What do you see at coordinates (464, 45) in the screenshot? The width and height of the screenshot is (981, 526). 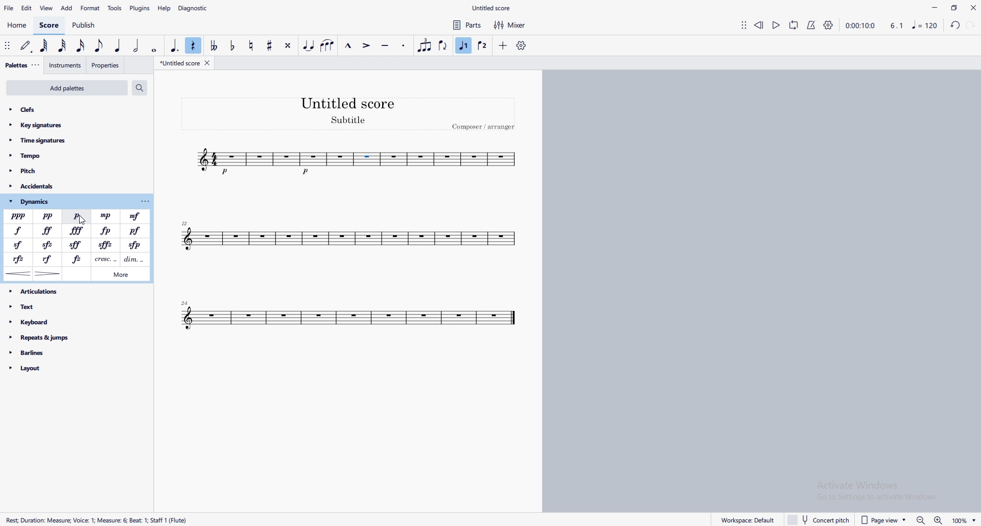 I see `voice 1` at bounding box center [464, 45].